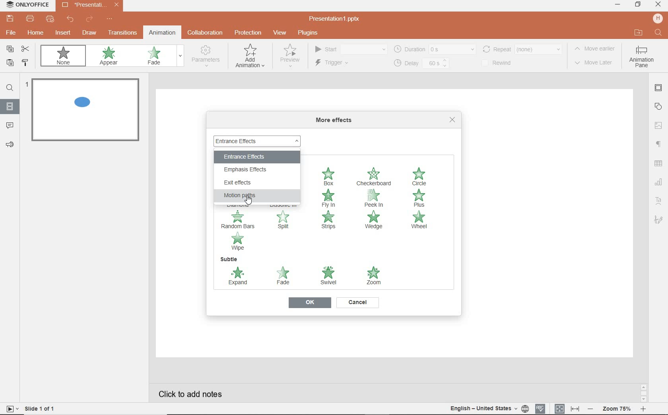 This screenshot has height=415, width=668. Describe the element at coordinates (487, 409) in the screenshot. I see `text language` at that location.